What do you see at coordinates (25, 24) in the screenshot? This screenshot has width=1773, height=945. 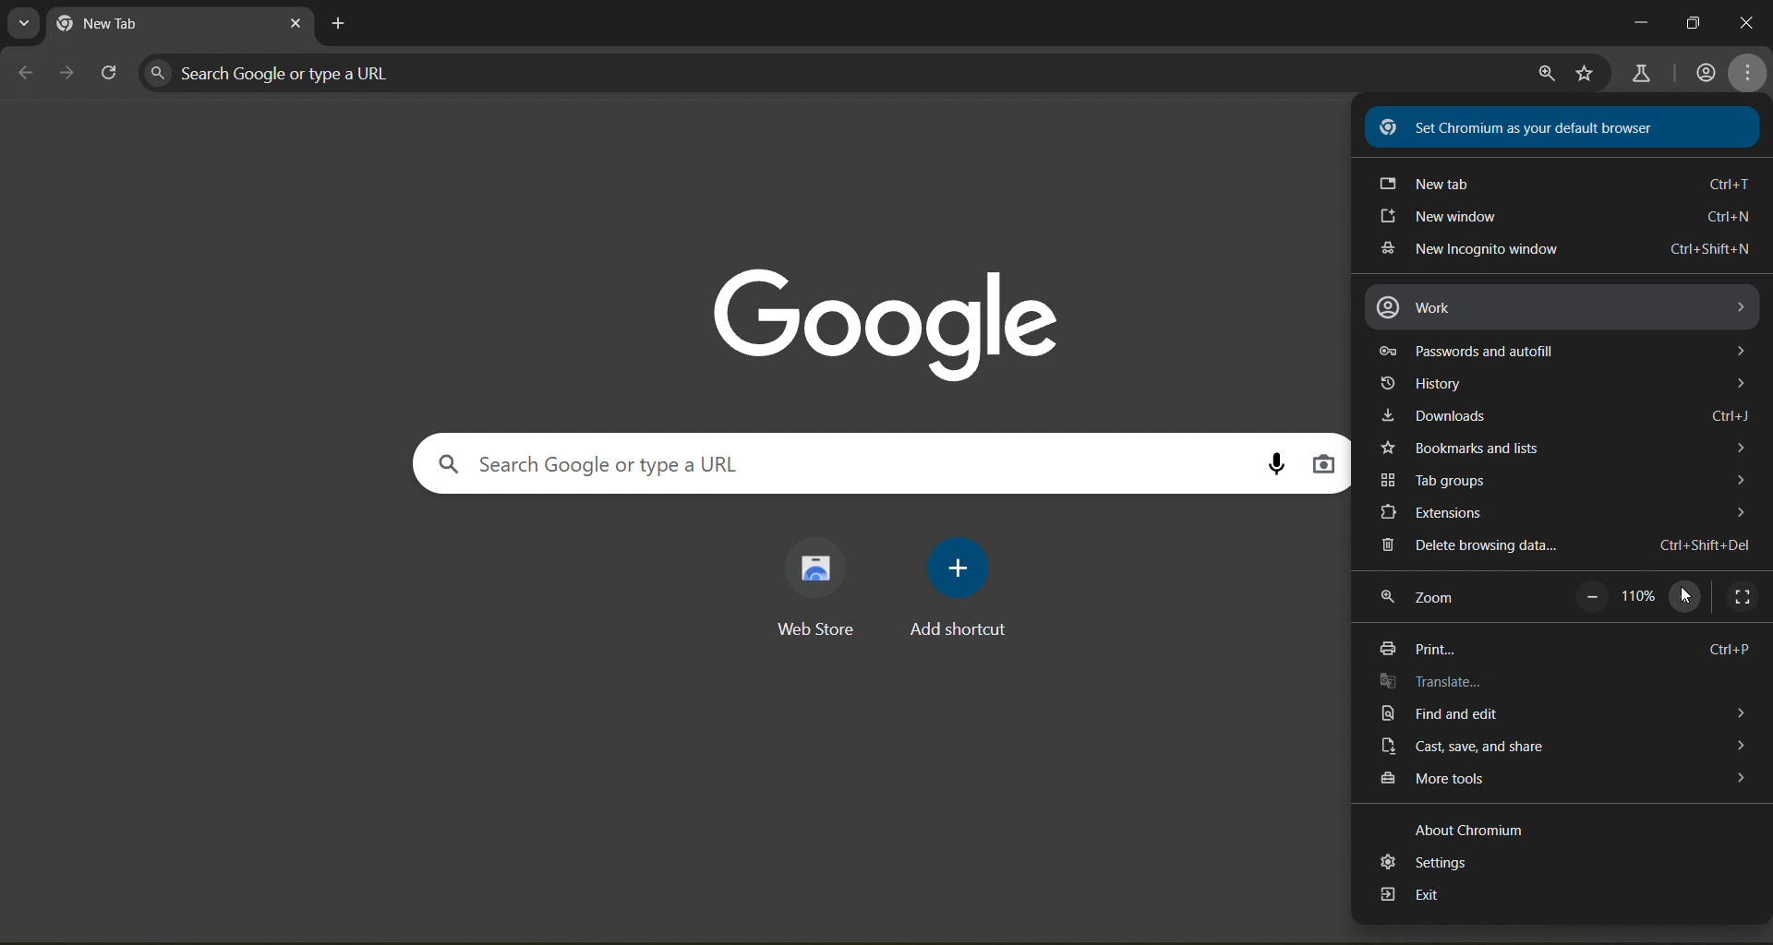 I see `search tab` at bounding box center [25, 24].